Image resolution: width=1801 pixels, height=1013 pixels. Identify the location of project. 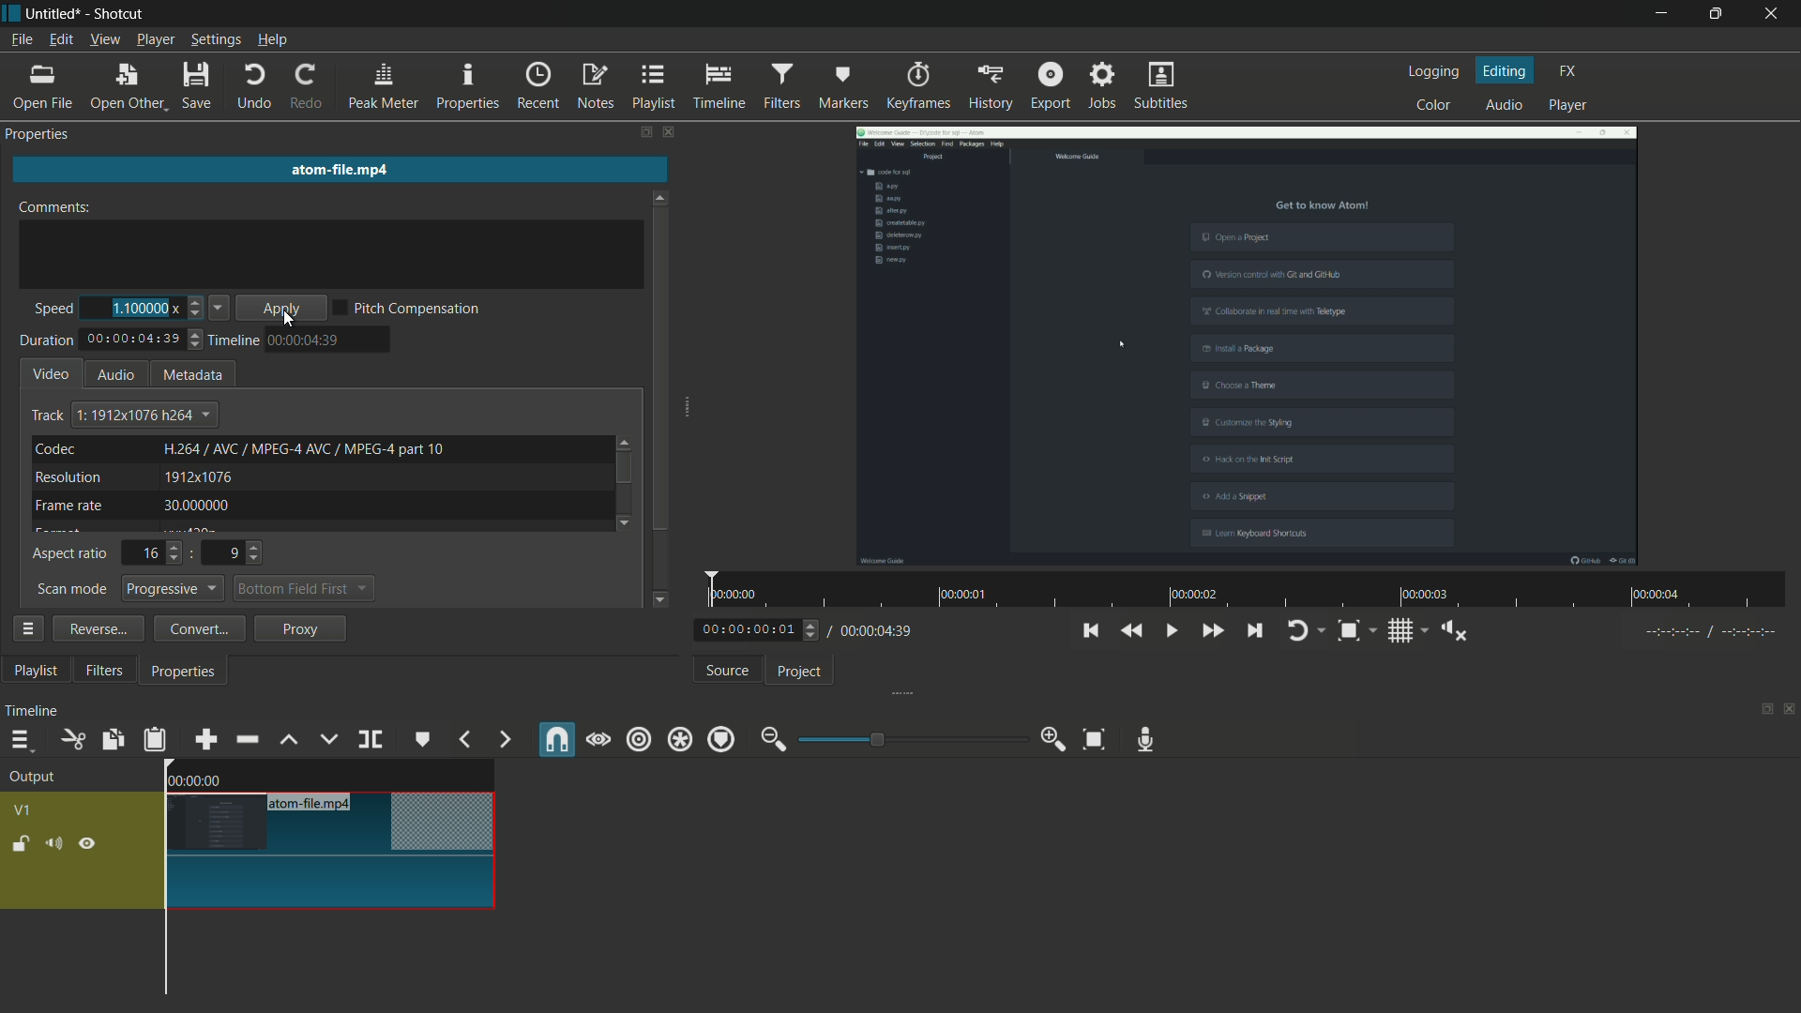
(800, 672).